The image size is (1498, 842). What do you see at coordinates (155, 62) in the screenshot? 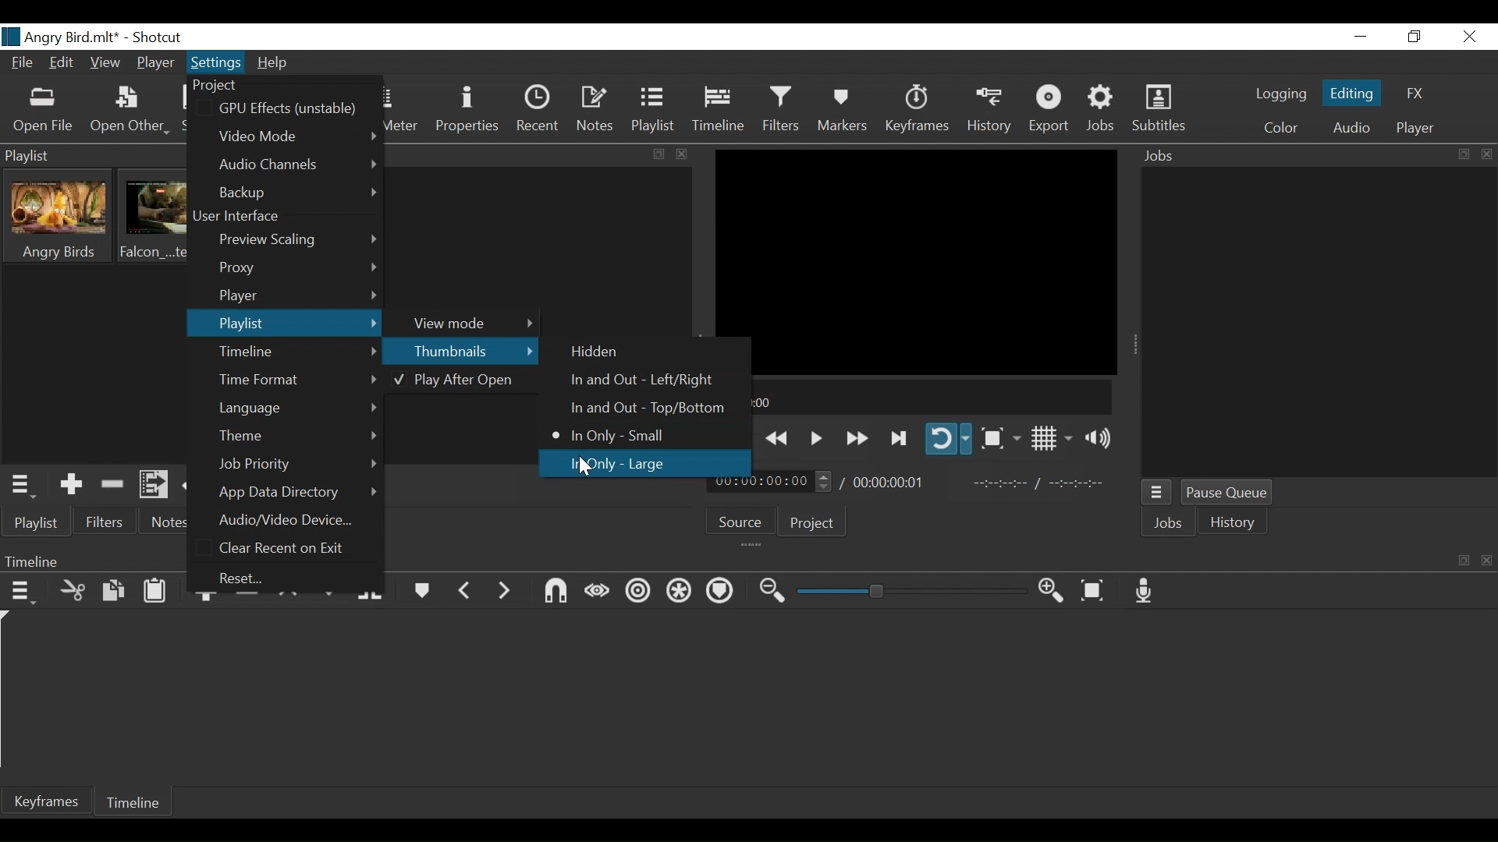
I see `Player` at bounding box center [155, 62].